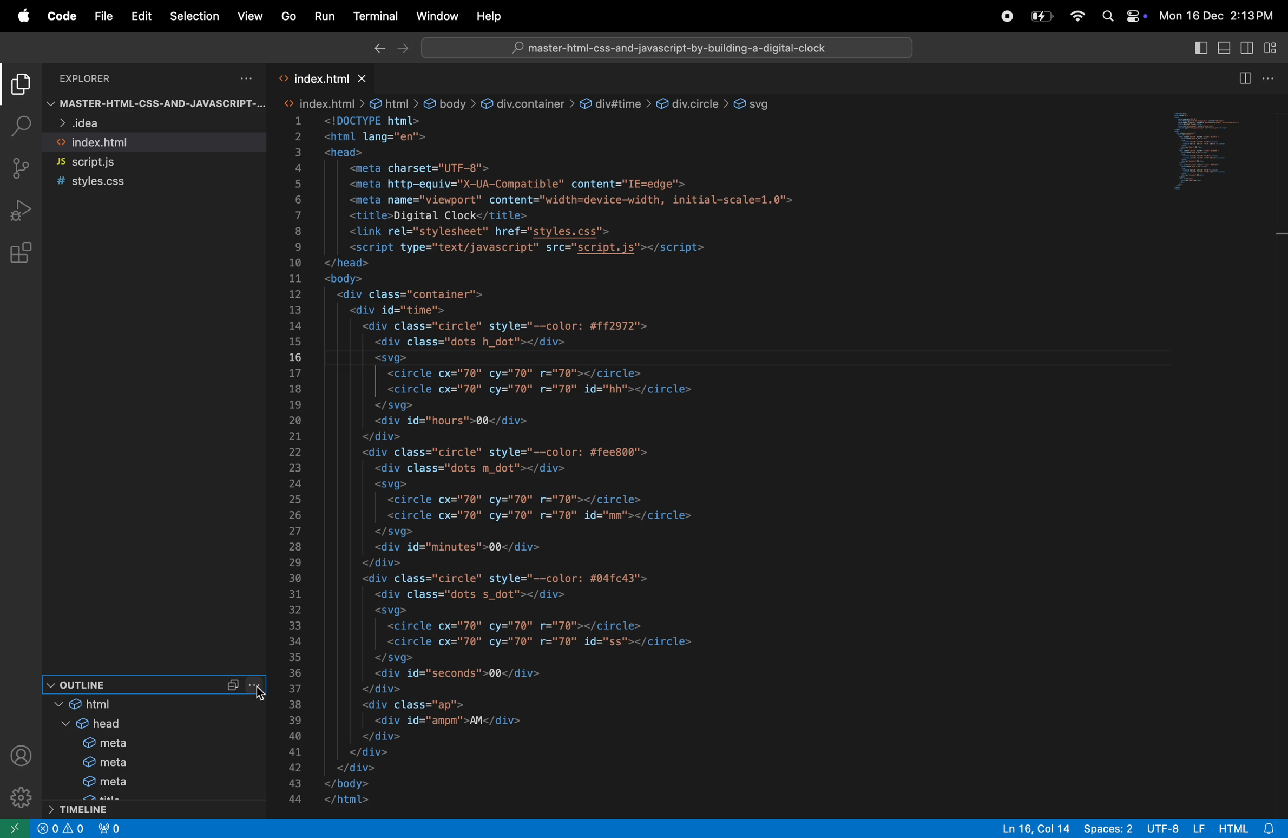 This screenshot has width=1288, height=838. What do you see at coordinates (306, 77) in the screenshot?
I see `index.html tab` at bounding box center [306, 77].